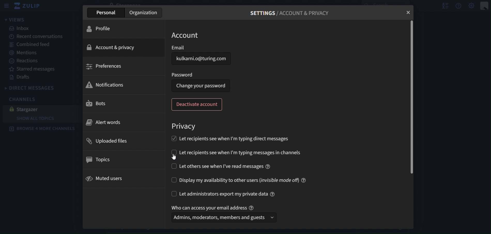 This screenshot has width=491, height=234. Describe the element at coordinates (483, 6) in the screenshot. I see `personal menu` at that location.